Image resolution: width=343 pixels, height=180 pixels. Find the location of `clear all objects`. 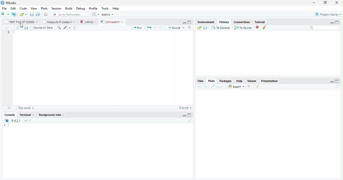

clear all objects is located at coordinates (264, 28).